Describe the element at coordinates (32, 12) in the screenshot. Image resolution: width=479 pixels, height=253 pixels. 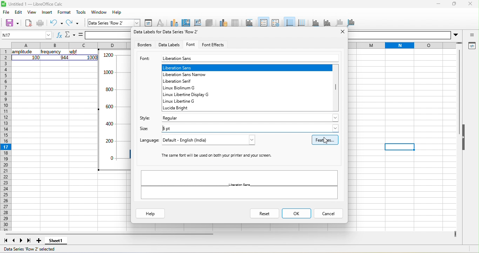
I see `view` at that location.